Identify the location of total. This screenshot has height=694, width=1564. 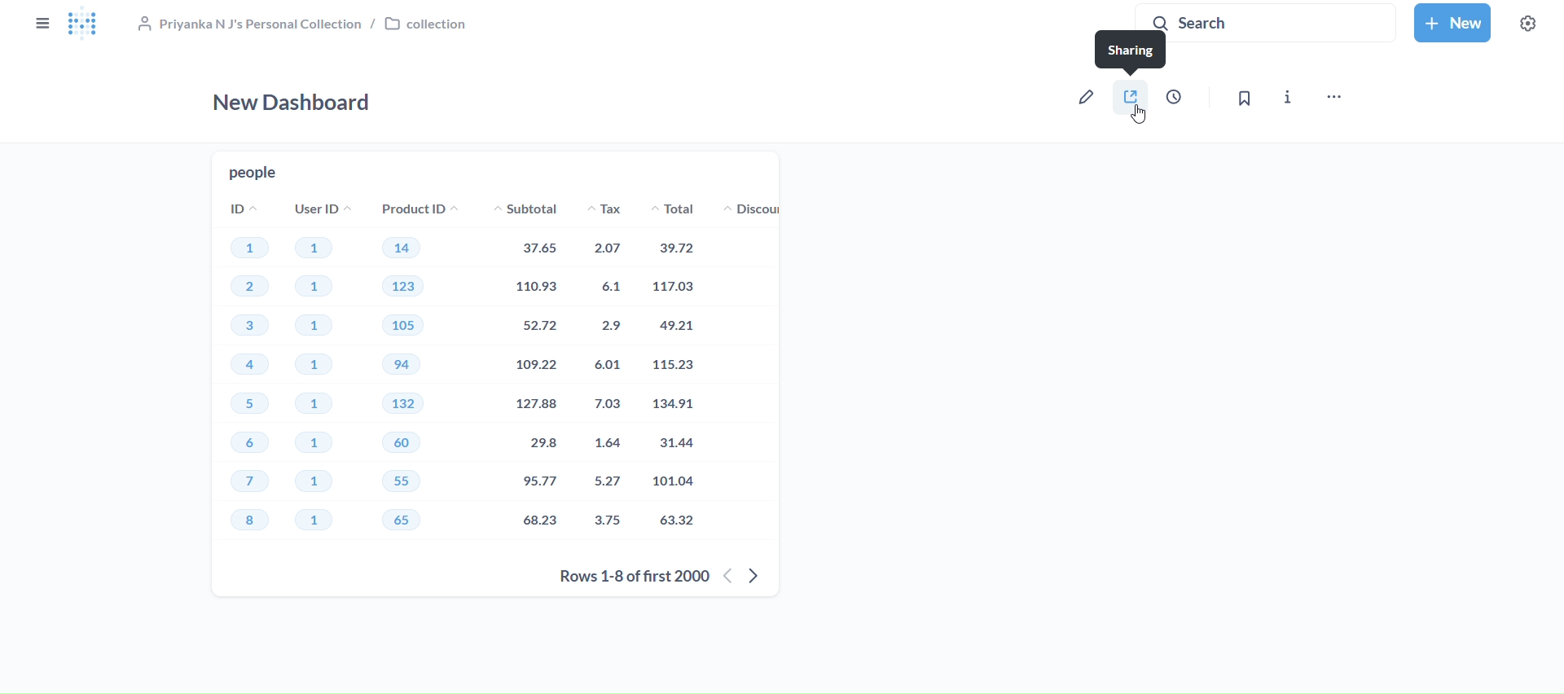
(680, 373).